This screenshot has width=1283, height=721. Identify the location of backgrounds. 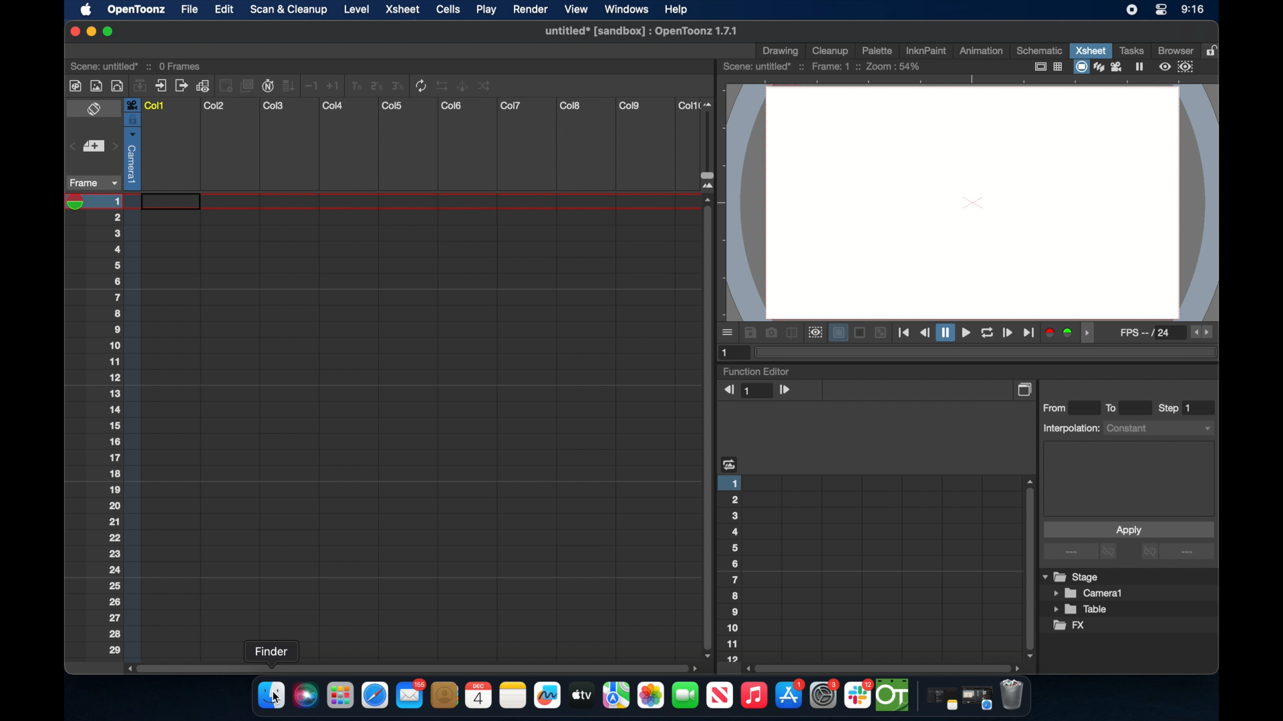
(857, 332).